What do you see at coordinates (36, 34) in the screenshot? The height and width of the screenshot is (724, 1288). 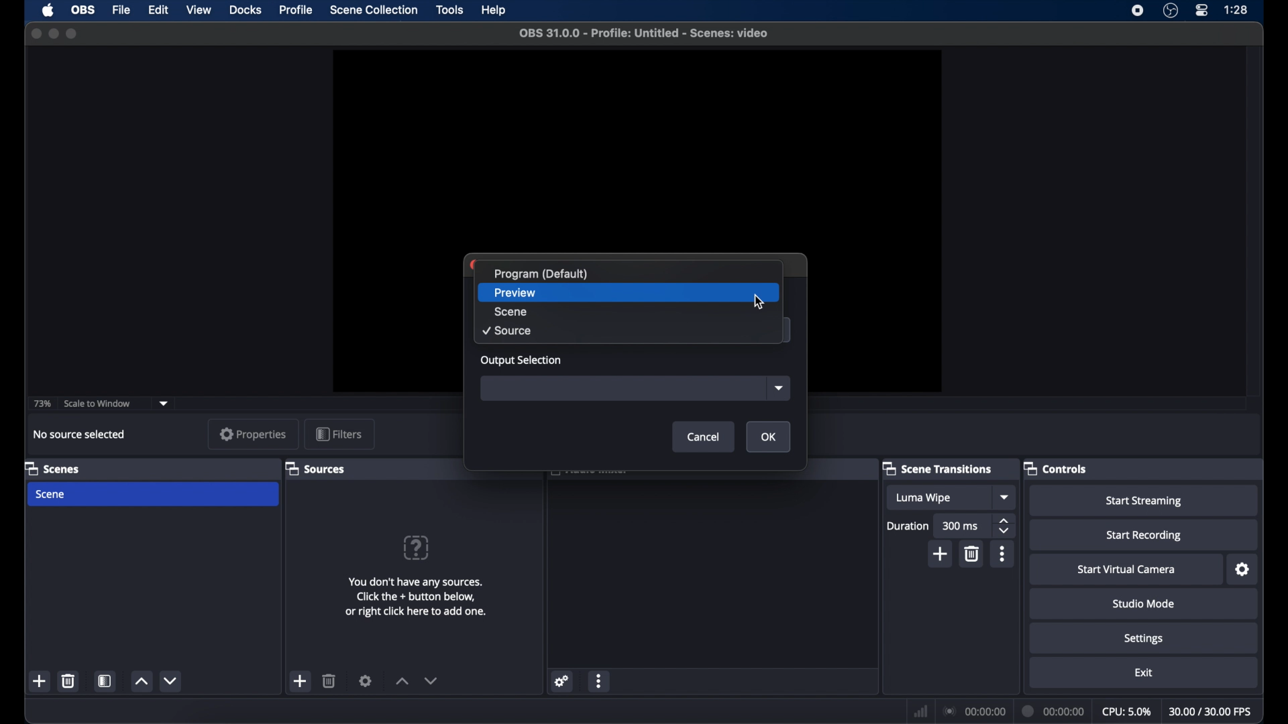 I see `close` at bounding box center [36, 34].